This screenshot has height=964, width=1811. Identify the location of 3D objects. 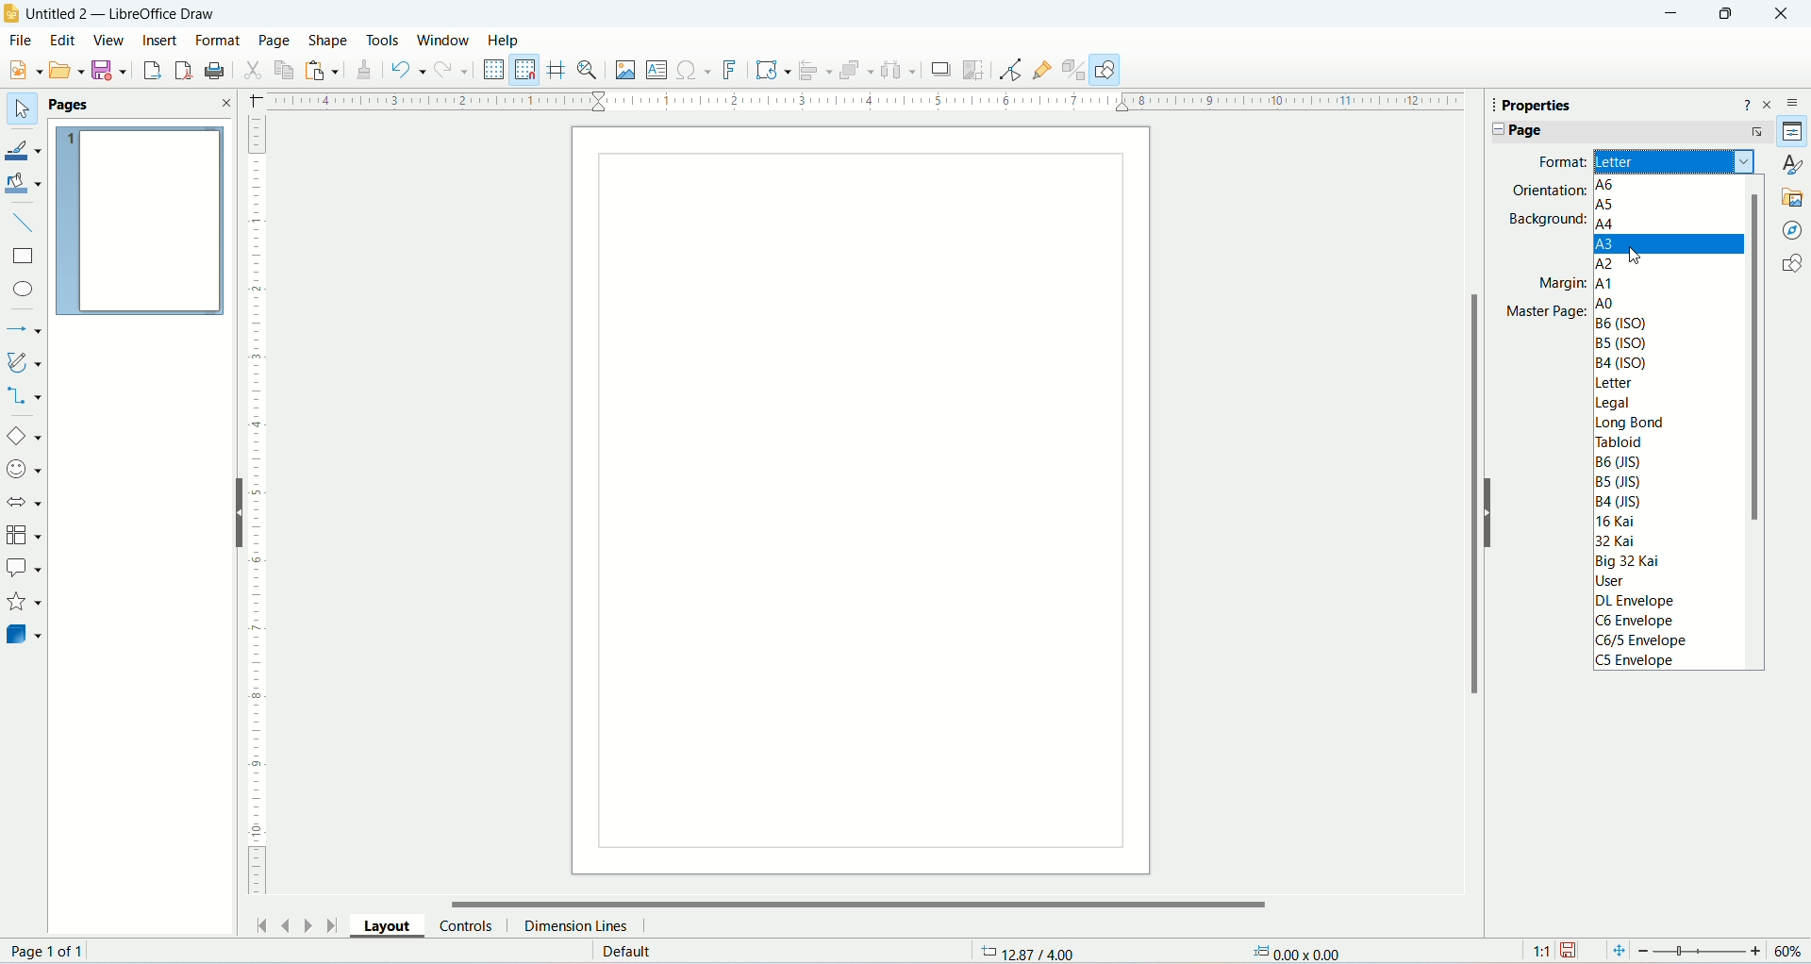
(24, 638).